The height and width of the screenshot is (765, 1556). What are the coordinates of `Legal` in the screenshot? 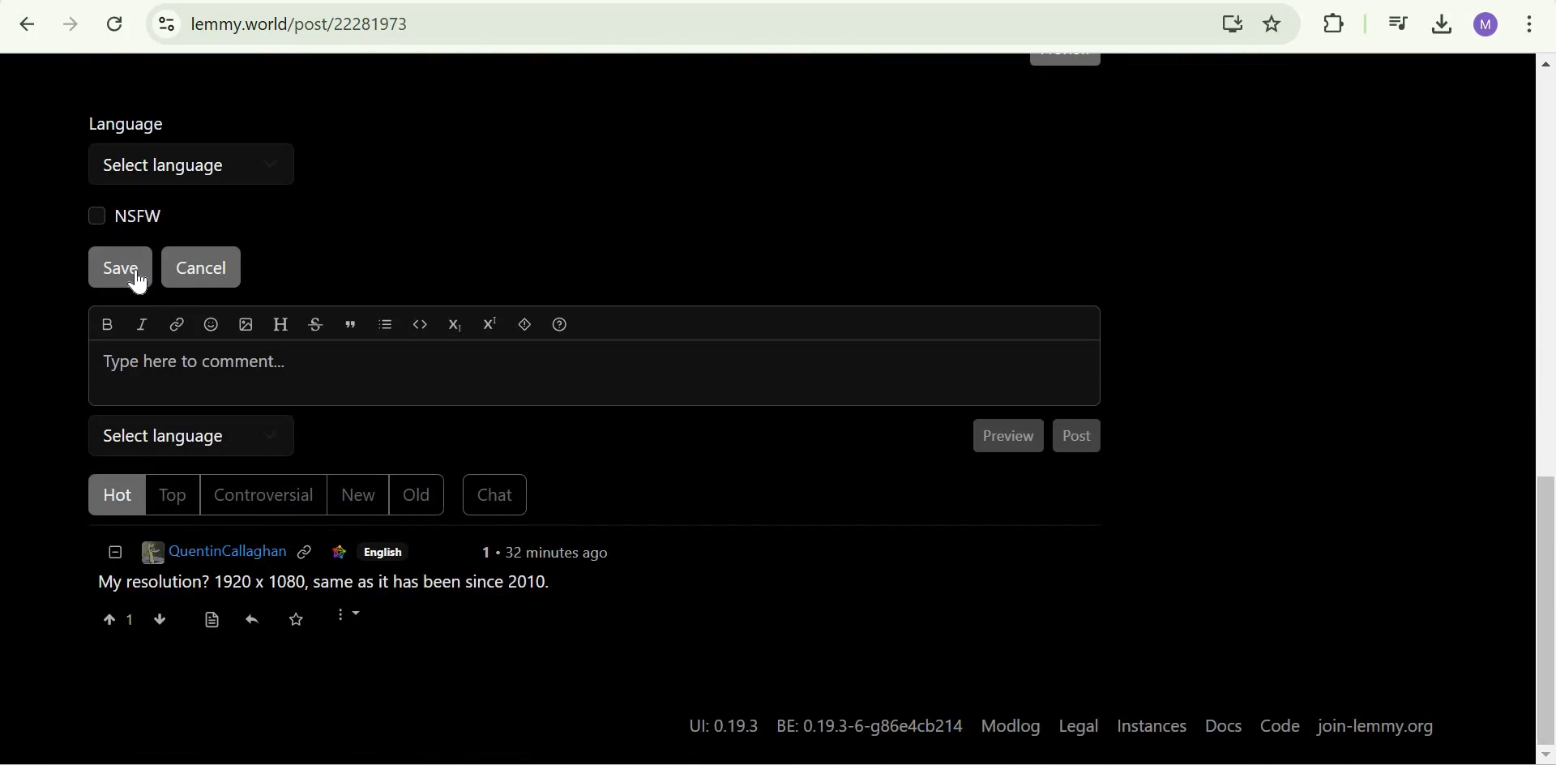 It's located at (1079, 724).